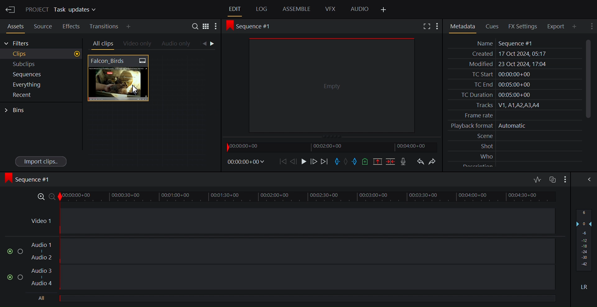 The width and height of the screenshot is (597, 307). Describe the element at coordinates (584, 240) in the screenshot. I see `Audio output level` at that location.